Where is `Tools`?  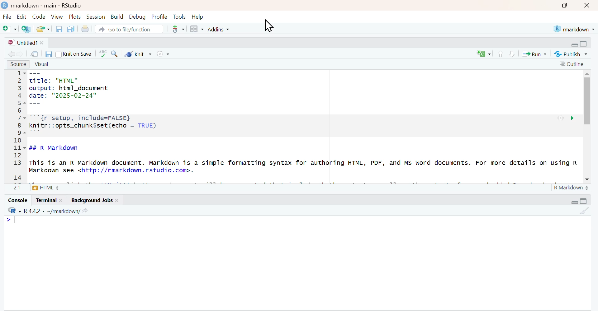
Tools is located at coordinates (179, 17).